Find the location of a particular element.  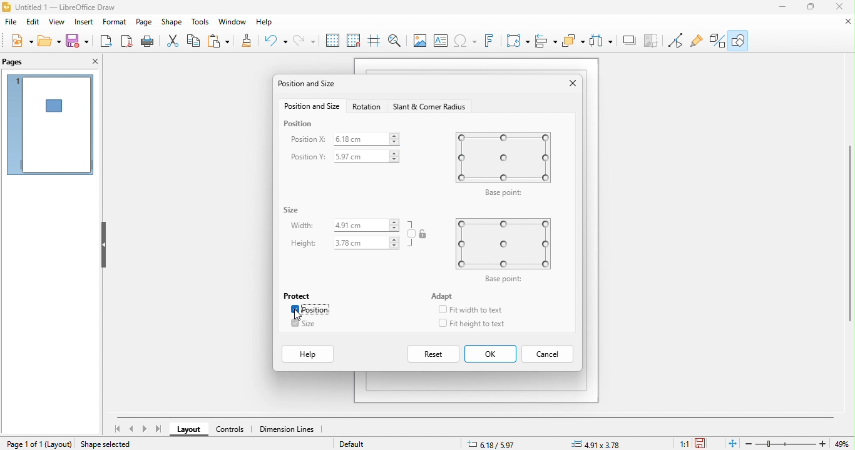

close is located at coordinates (839, 6).